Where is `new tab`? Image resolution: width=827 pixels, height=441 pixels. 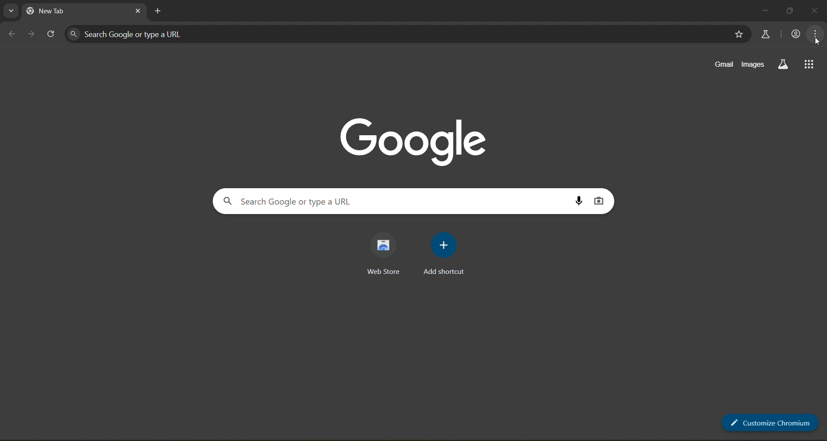
new tab is located at coordinates (159, 11).